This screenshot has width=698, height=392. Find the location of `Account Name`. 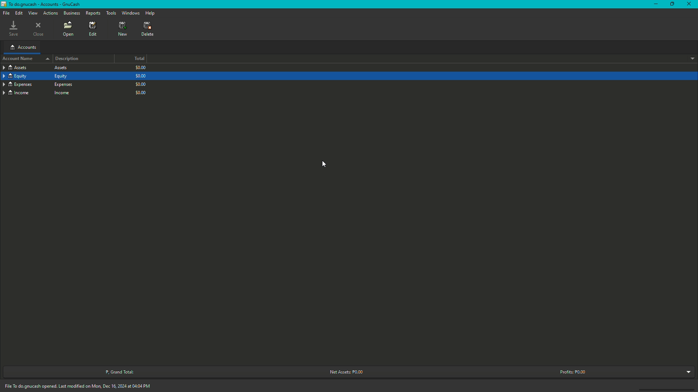

Account Name is located at coordinates (27, 59).